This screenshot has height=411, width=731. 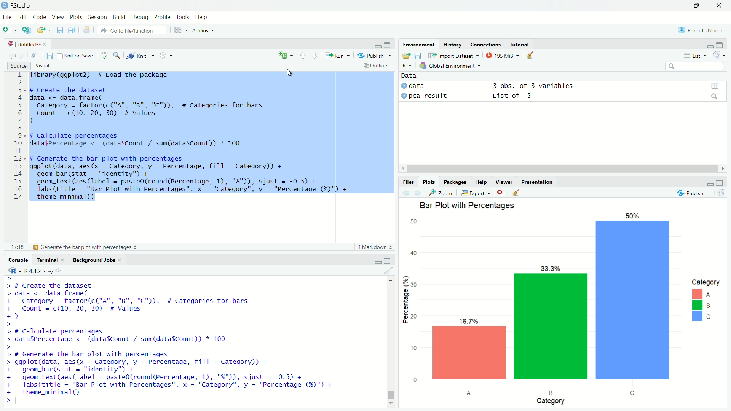 I want to click on refresh, so click(x=722, y=193).